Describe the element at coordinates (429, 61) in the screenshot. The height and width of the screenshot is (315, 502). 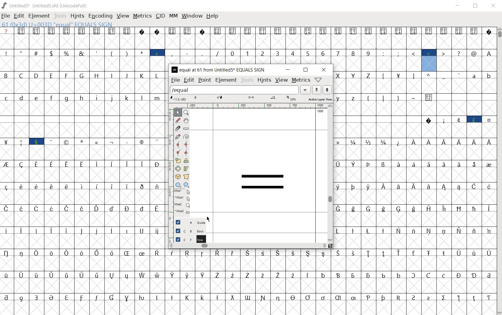
I see `61(0x3d) U+003D "EQUAL" EQUALS SIGN` at that location.